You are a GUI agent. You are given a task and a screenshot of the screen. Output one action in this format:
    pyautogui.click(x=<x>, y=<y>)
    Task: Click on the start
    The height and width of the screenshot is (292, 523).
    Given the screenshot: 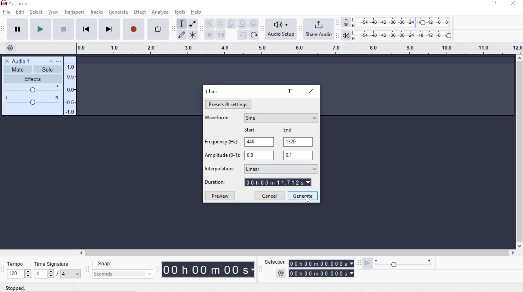 What is the action you would take?
    pyautogui.click(x=250, y=130)
    